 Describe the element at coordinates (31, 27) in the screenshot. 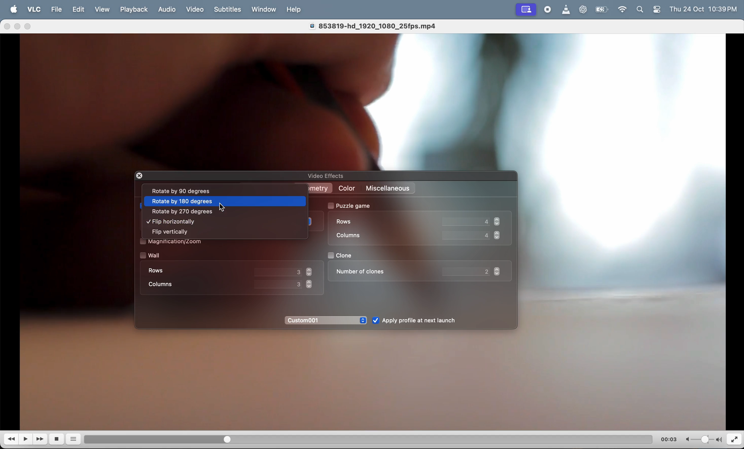

I see `maximize` at that location.